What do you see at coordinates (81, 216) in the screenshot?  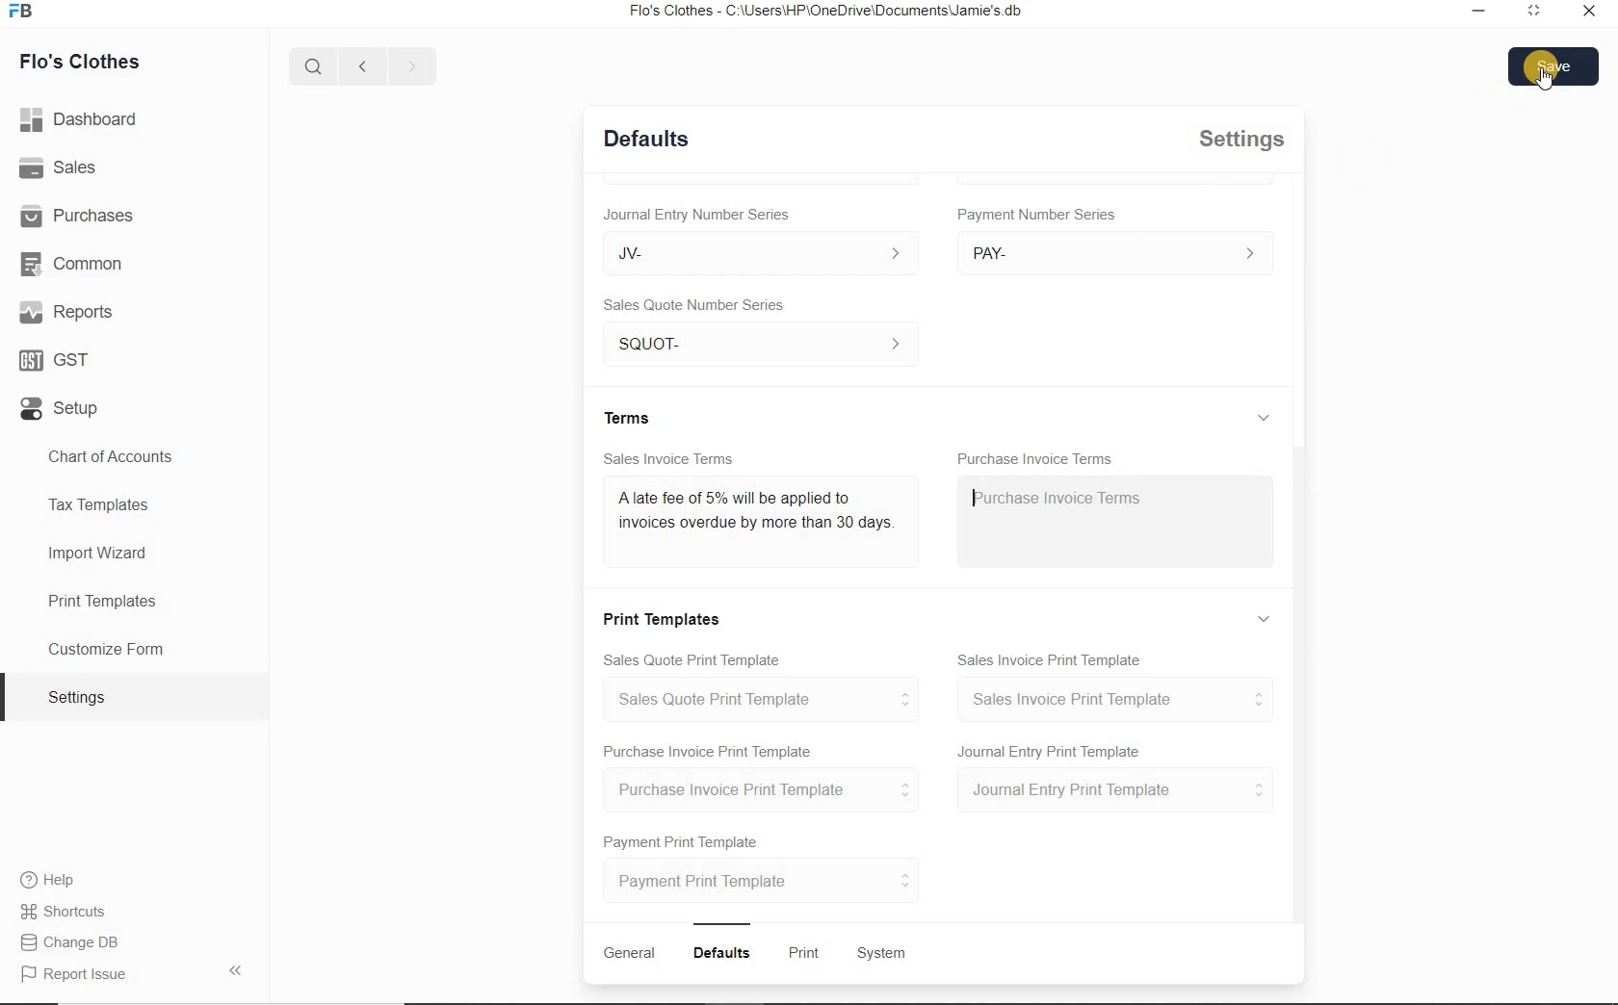 I see `Purchases` at bounding box center [81, 216].